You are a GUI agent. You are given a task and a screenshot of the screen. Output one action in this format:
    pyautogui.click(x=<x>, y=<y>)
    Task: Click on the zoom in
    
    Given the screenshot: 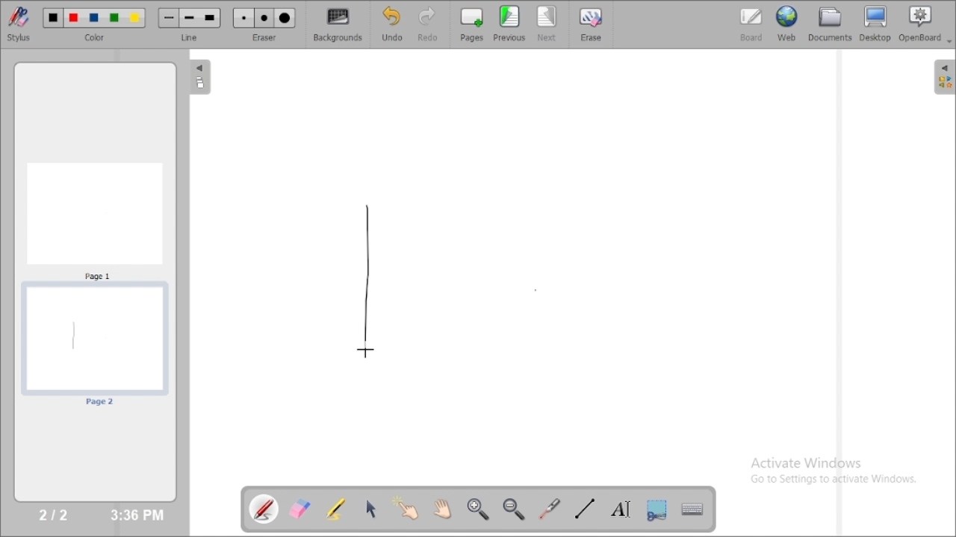 What is the action you would take?
    pyautogui.click(x=477, y=509)
    